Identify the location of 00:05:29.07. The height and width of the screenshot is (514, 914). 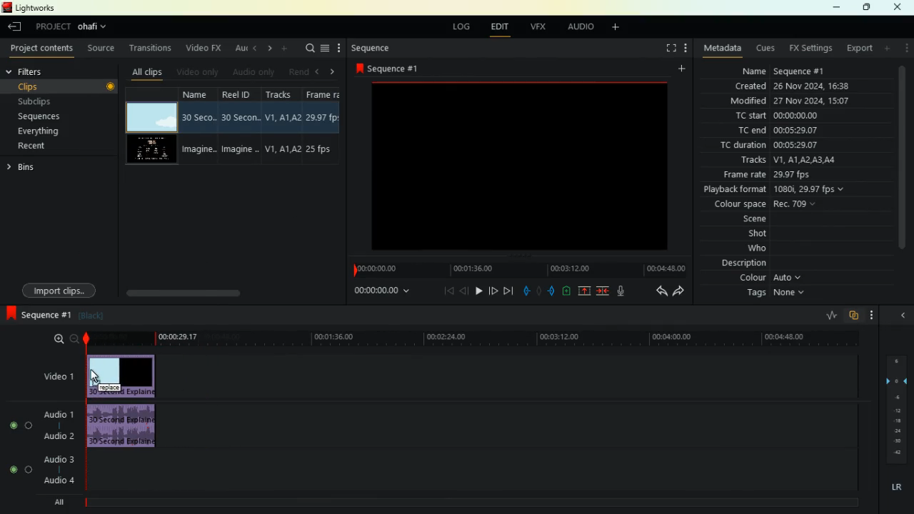
(795, 130).